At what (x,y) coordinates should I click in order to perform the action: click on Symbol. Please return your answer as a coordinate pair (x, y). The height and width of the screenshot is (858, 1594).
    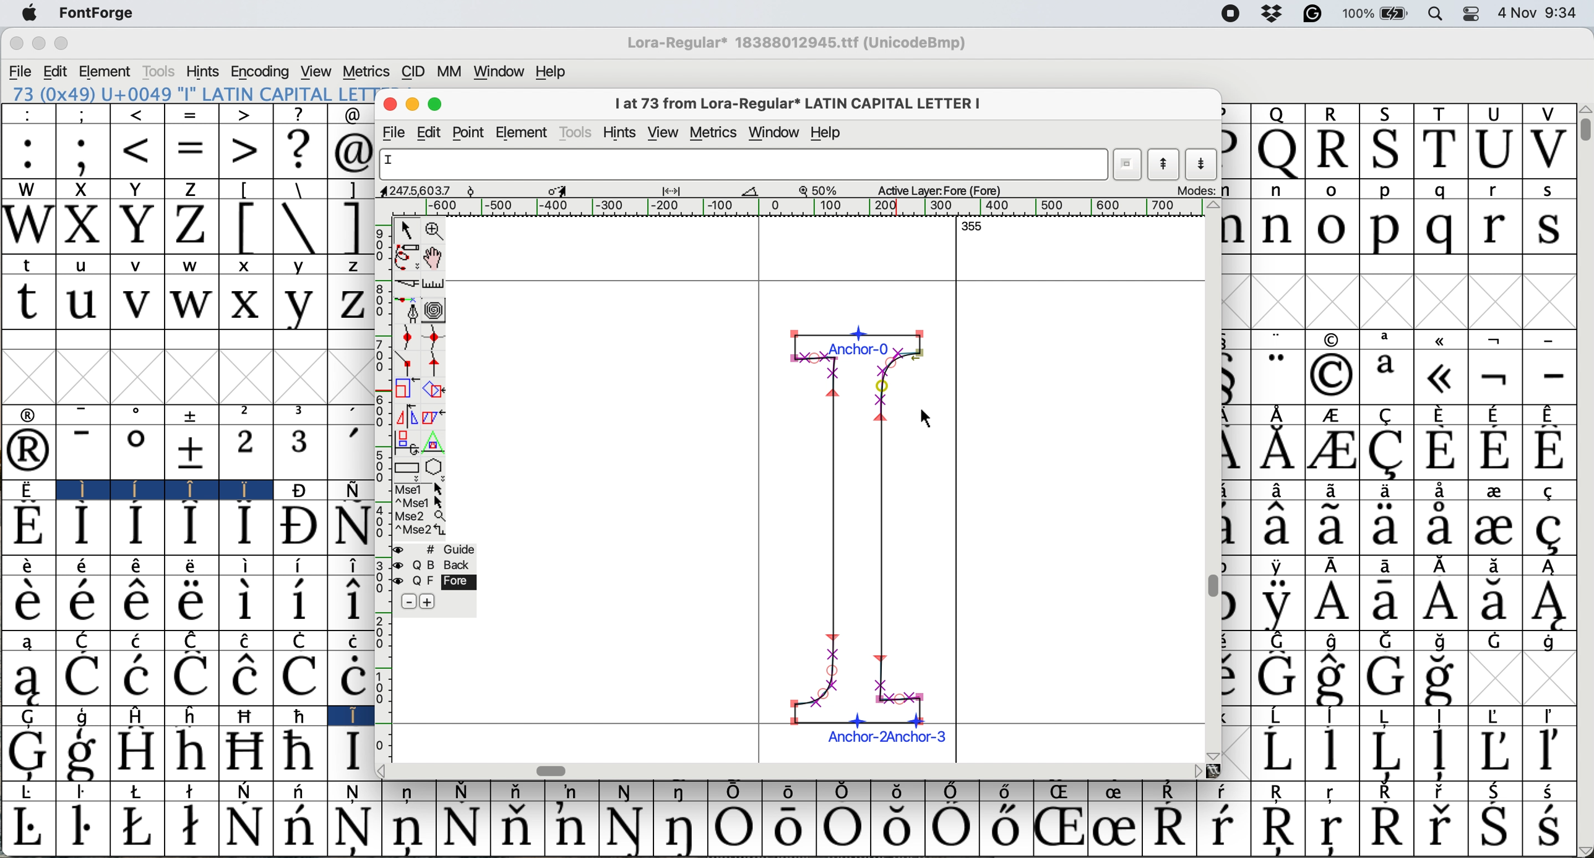
    Looking at the image, I should click on (248, 640).